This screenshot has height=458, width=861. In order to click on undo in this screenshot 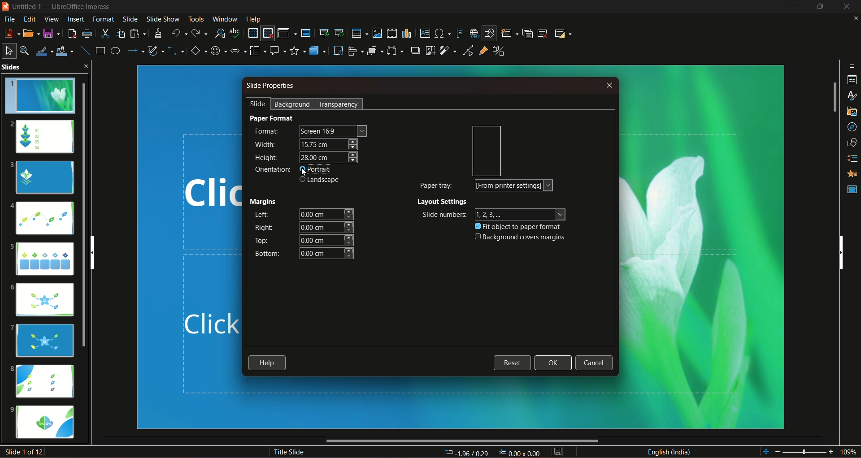, I will do `click(179, 32)`.